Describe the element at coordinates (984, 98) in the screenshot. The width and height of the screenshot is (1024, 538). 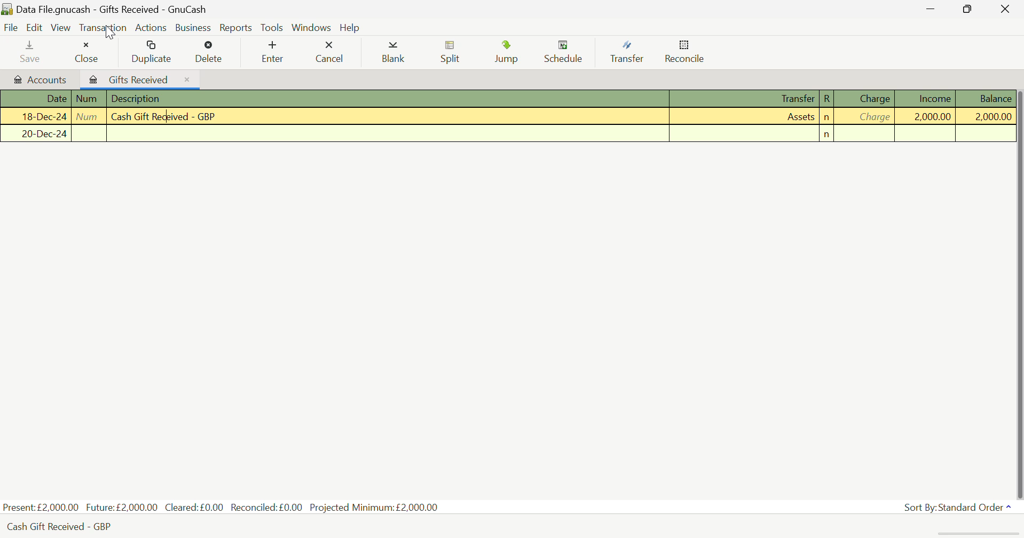
I see `Balance` at that location.